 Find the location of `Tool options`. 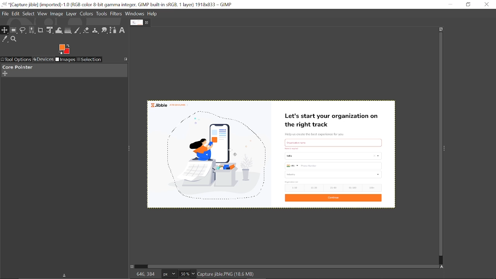

Tool options is located at coordinates (15, 60).